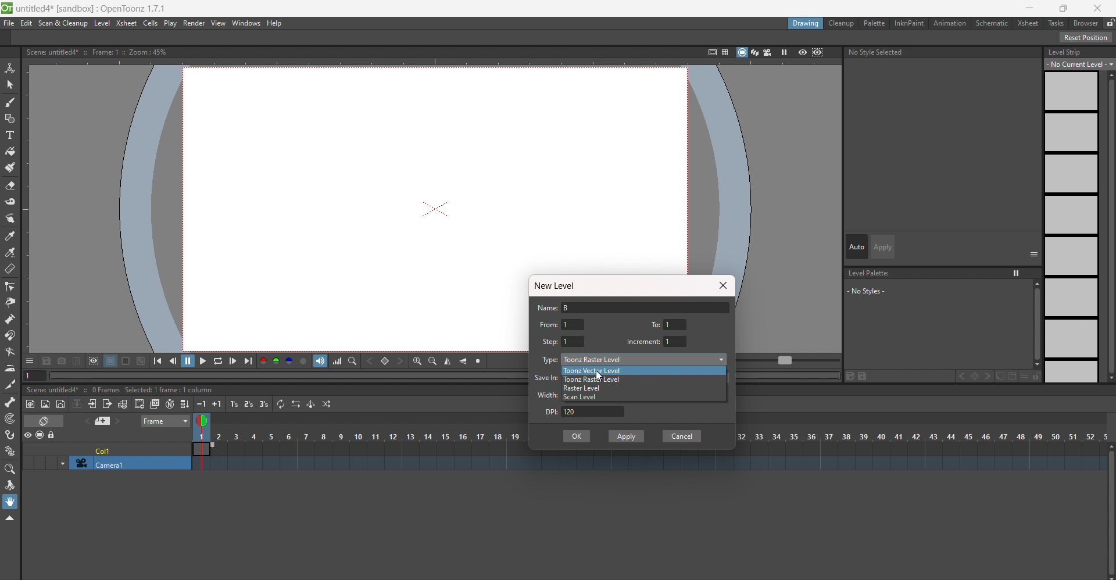 The image size is (1116, 580). What do you see at coordinates (595, 379) in the screenshot?
I see `toonz raster level` at bounding box center [595, 379].